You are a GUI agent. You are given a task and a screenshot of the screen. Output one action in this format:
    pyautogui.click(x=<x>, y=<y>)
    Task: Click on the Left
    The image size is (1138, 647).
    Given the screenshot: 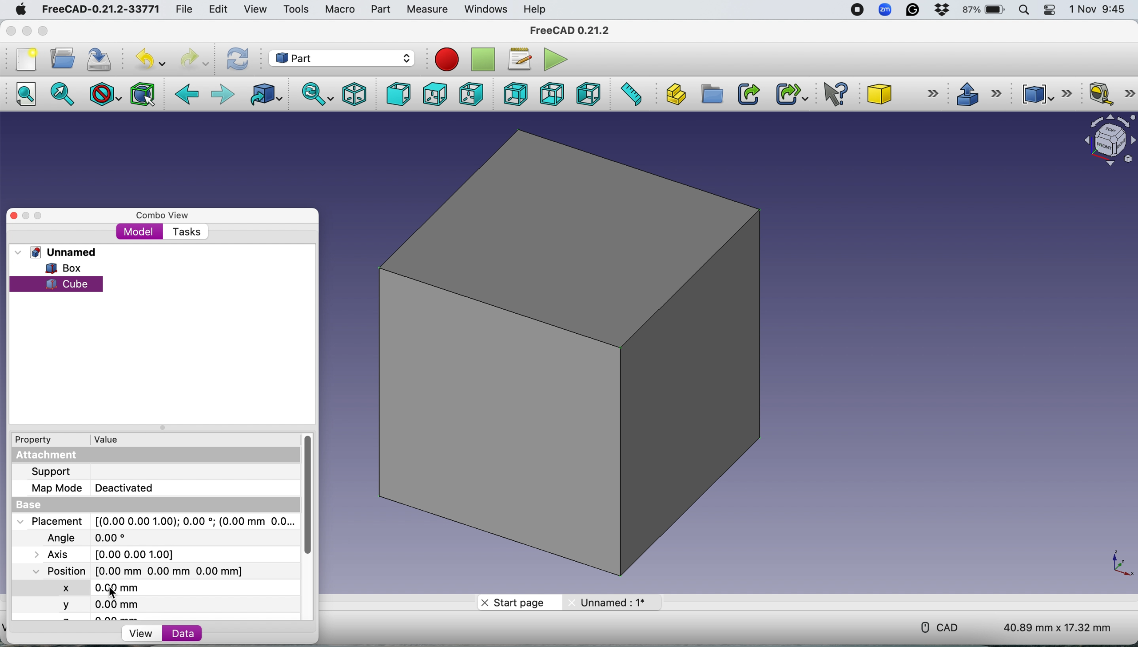 What is the action you would take?
    pyautogui.click(x=588, y=94)
    